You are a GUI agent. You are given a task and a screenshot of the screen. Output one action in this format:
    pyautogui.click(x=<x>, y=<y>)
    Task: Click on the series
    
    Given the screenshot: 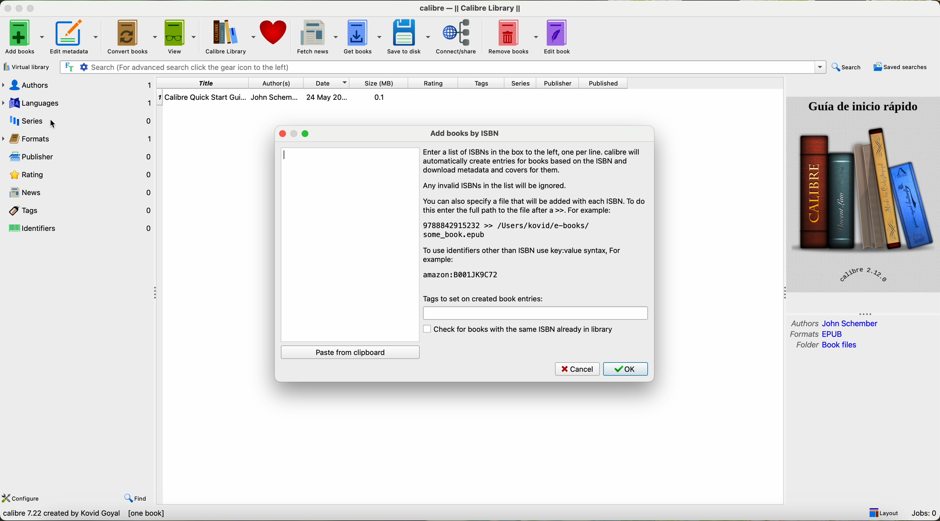 What is the action you would take?
    pyautogui.click(x=522, y=83)
    